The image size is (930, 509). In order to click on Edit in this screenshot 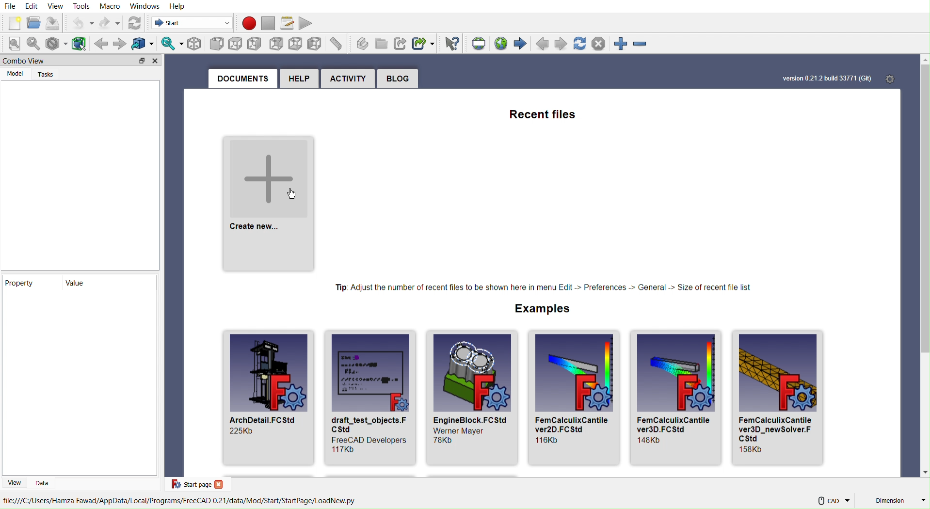, I will do `click(31, 6)`.